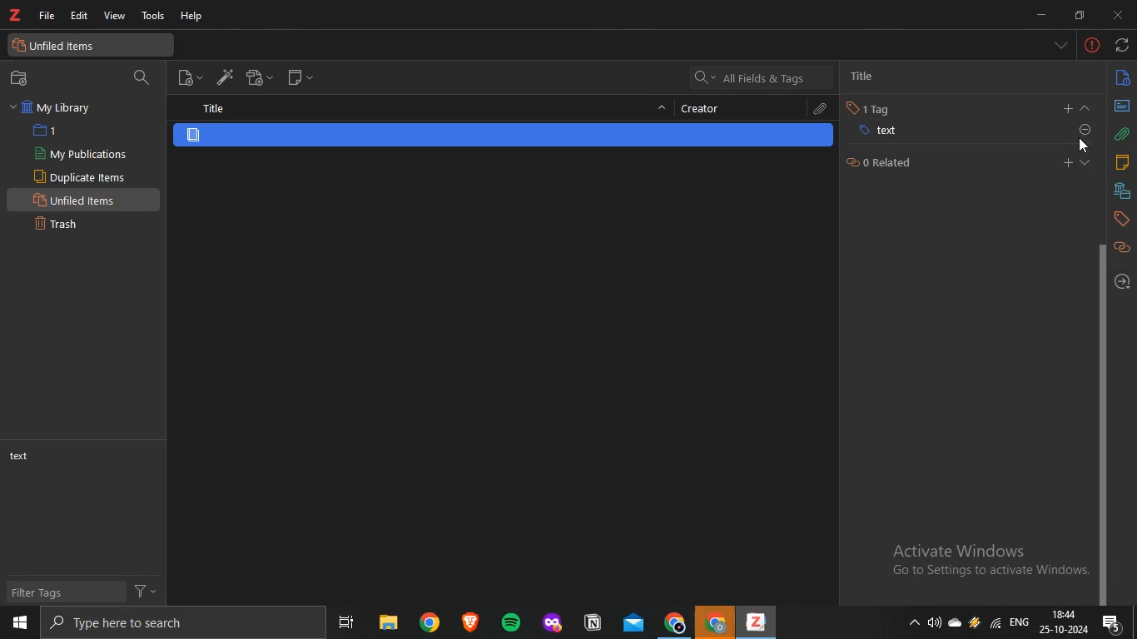 The width and height of the screenshot is (1137, 639). I want to click on new collection, so click(24, 77).